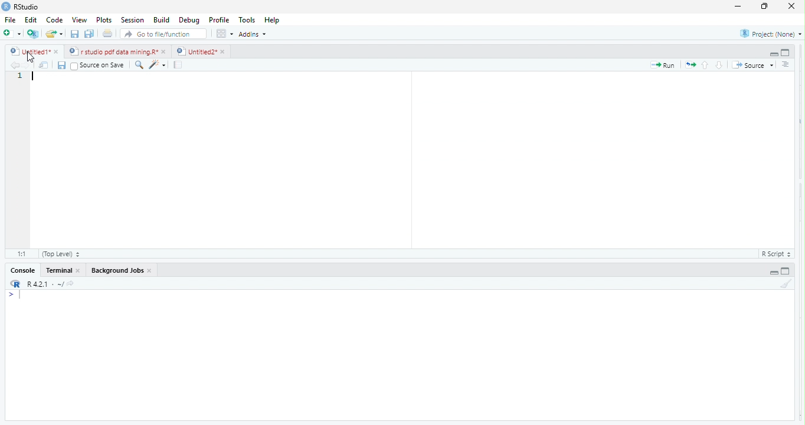 The width and height of the screenshot is (805, 425). I want to click on Build, so click(162, 20).